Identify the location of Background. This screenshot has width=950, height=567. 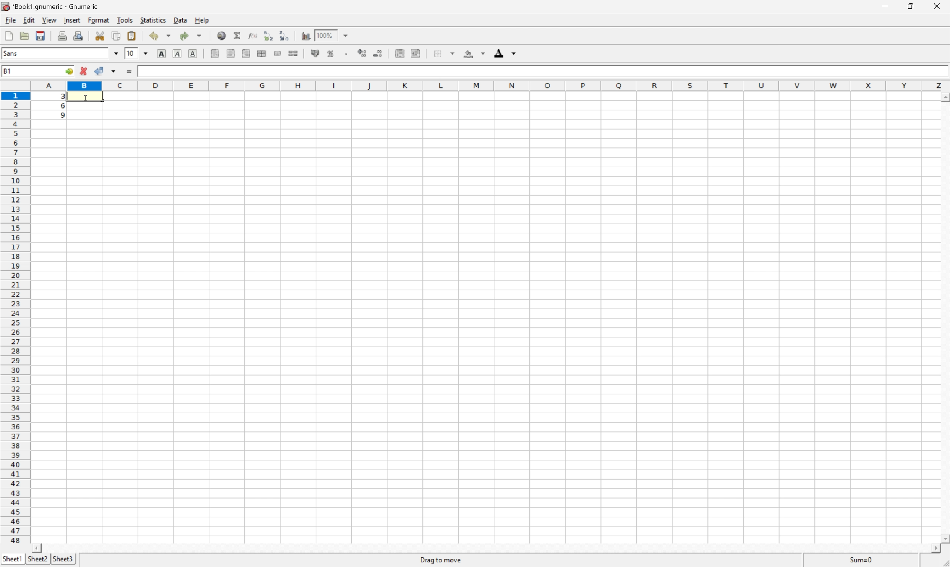
(473, 53).